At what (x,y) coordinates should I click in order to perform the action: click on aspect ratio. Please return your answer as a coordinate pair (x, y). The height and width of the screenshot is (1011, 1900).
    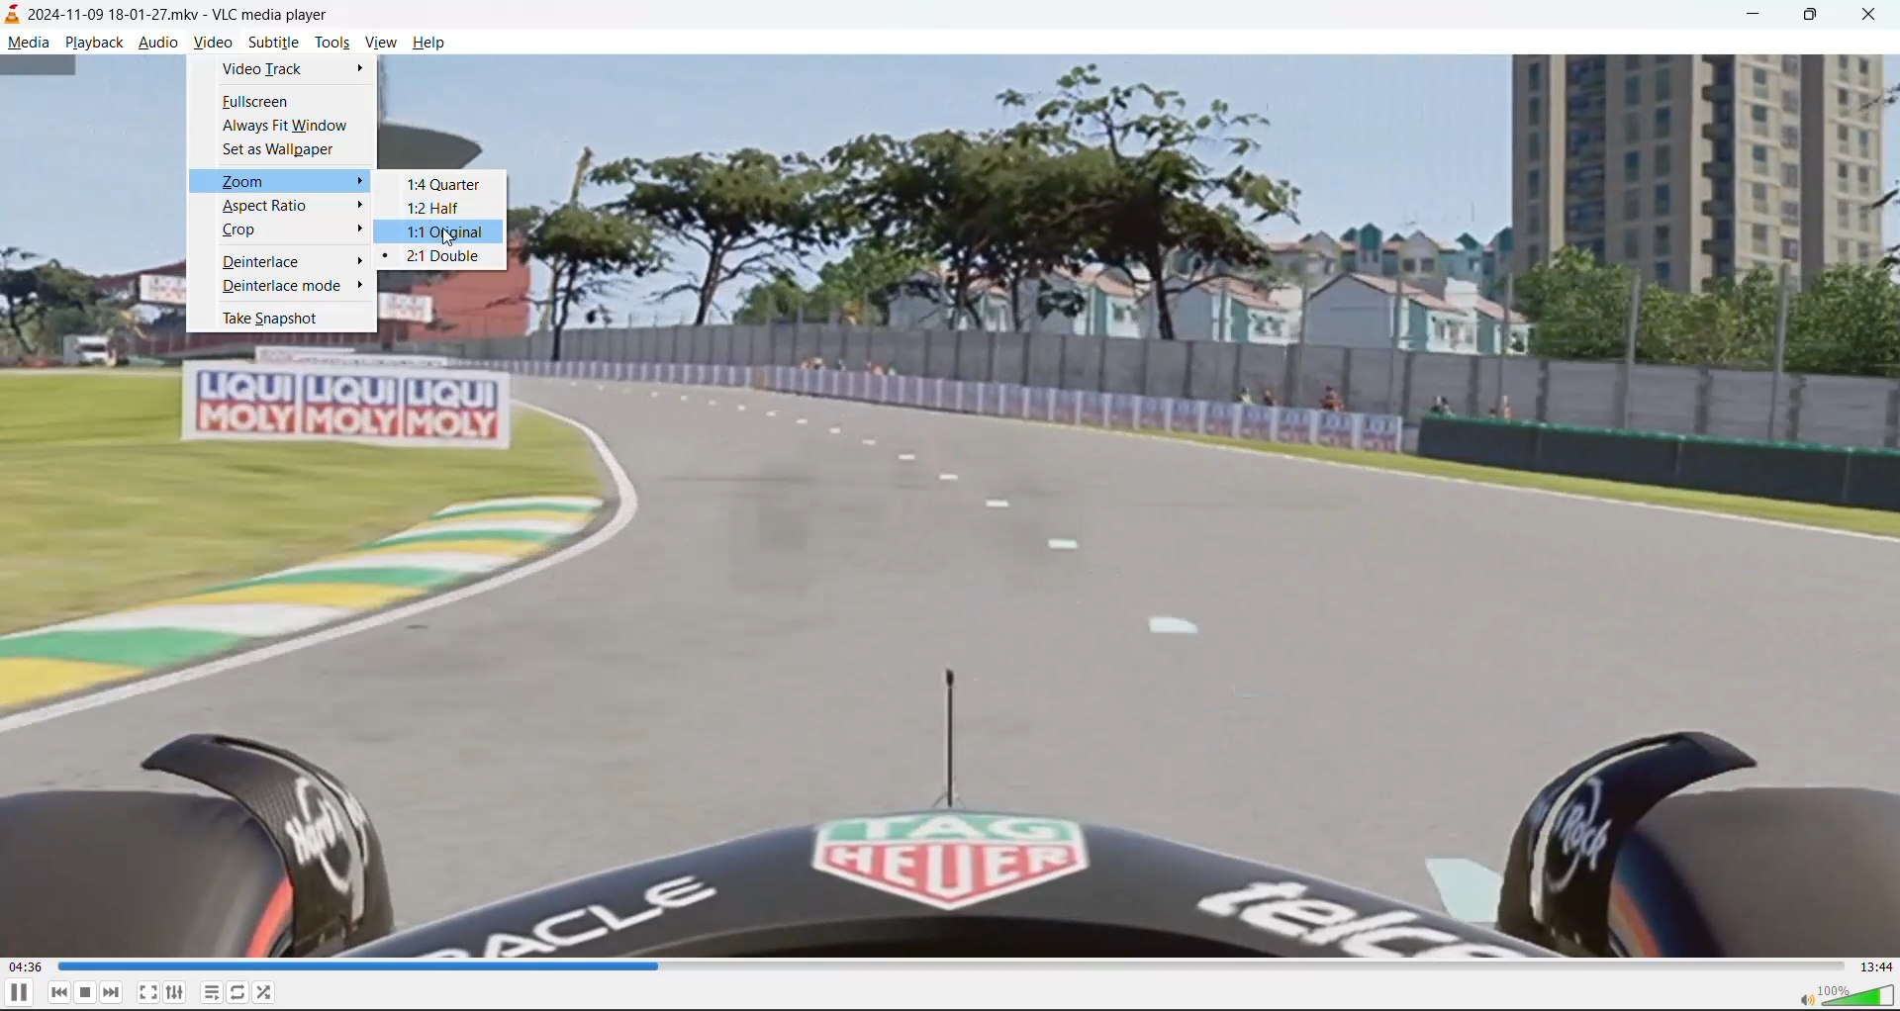
    Looking at the image, I should click on (267, 205).